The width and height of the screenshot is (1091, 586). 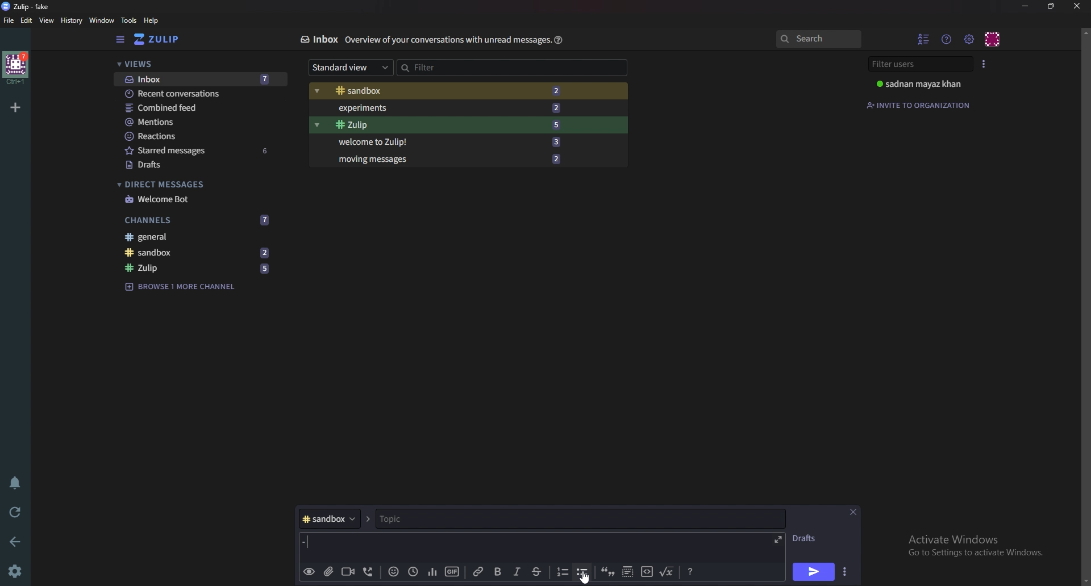 What do you see at coordinates (536, 572) in the screenshot?
I see `Strike through` at bounding box center [536, 572].